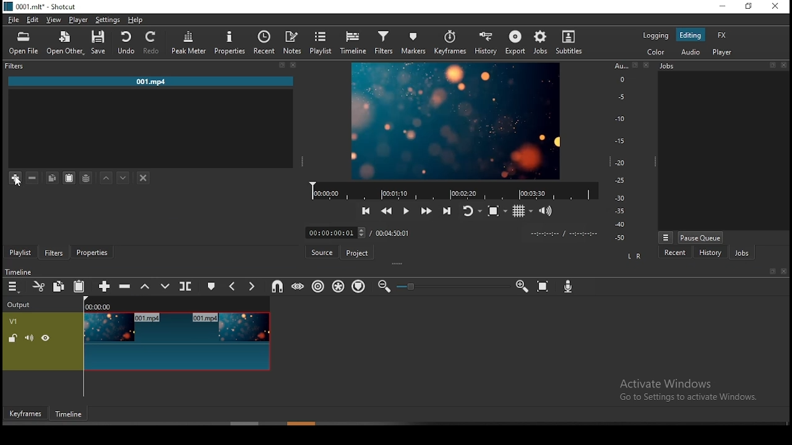  What do you see at coordinates (123, 178) in the screenshot?
I see `move filter down` at bounding box center [123, 178].